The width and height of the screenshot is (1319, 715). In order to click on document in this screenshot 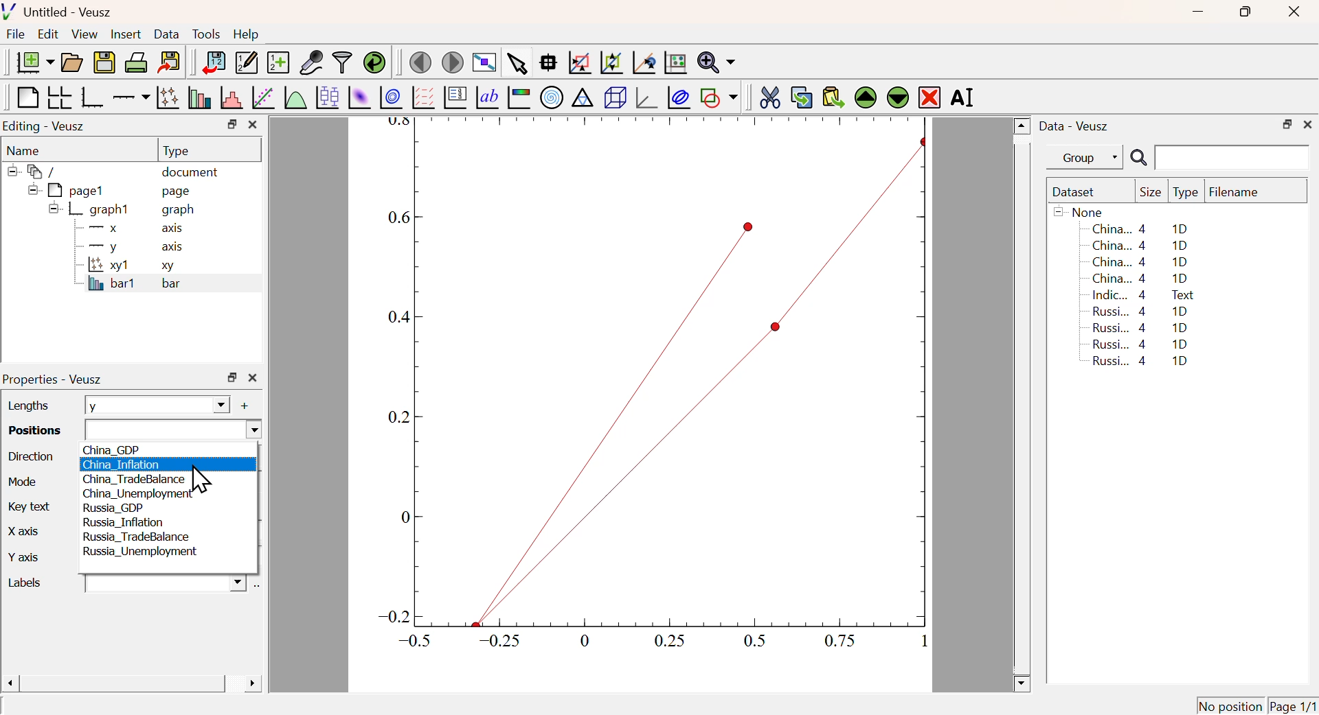, I will do `click(191, 174)`.